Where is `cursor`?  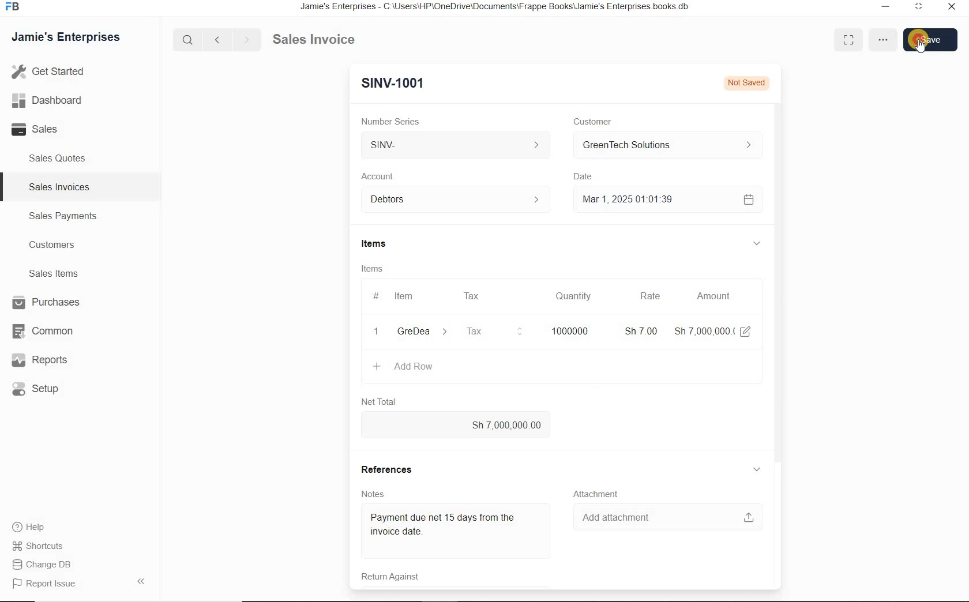
cursor is located at coordinates (920, 50).